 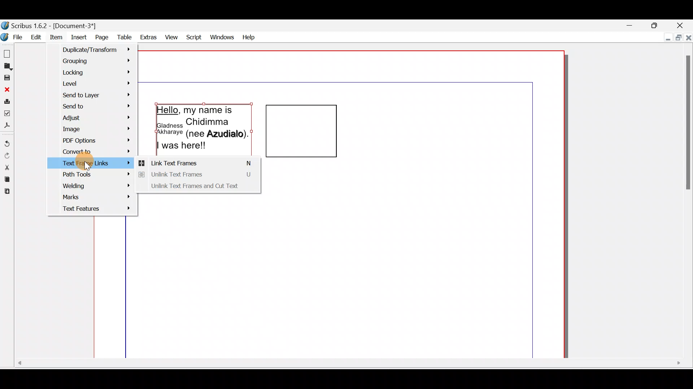 I want to click on Duplicate/Transform, so click(x=93, y=49).